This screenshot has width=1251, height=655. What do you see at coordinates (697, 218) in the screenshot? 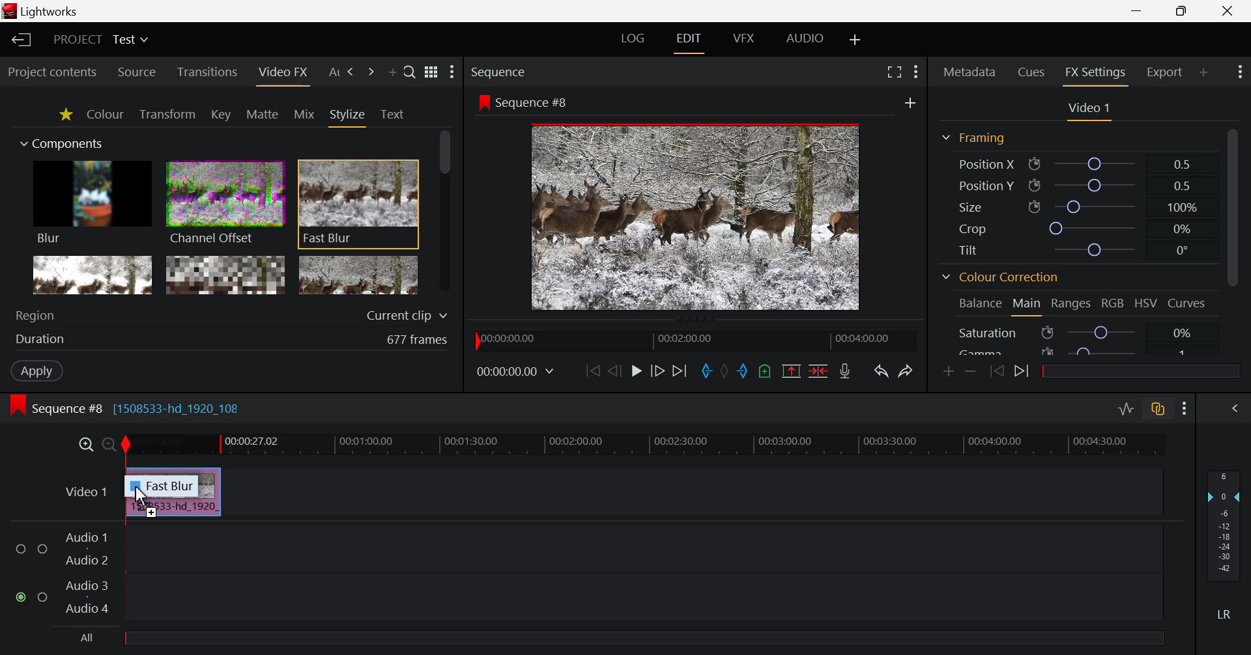
I see `Sequence #8 Preview Screen` at bounding box center [697, 218].